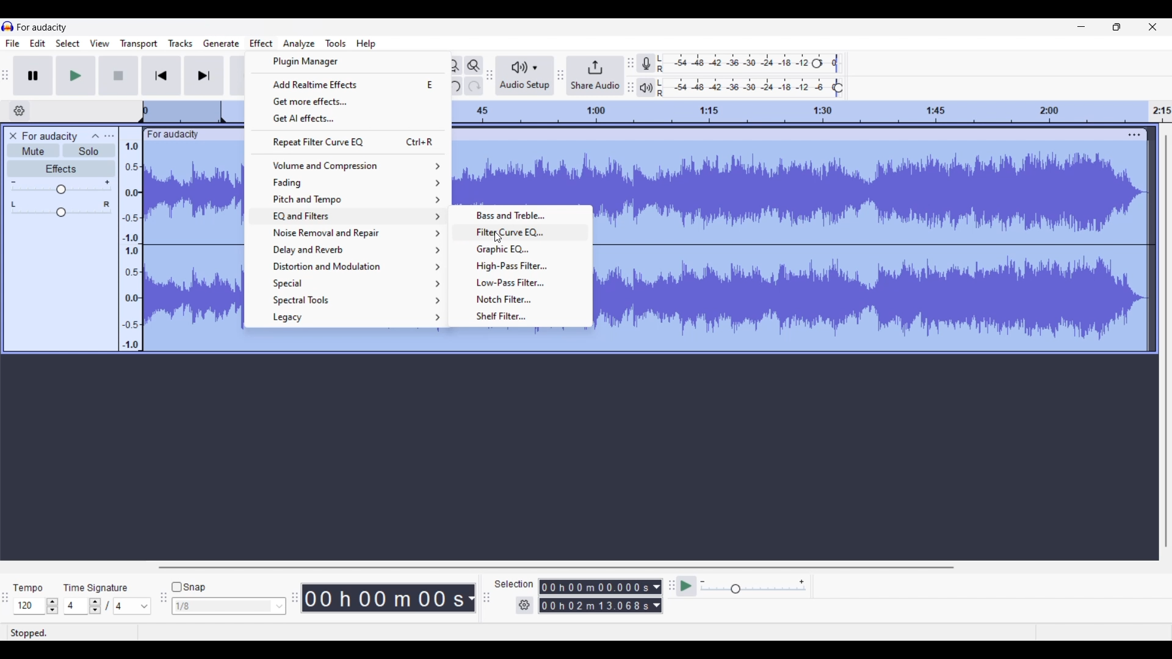  I want to click on Snap toggle, so click(189, 587).